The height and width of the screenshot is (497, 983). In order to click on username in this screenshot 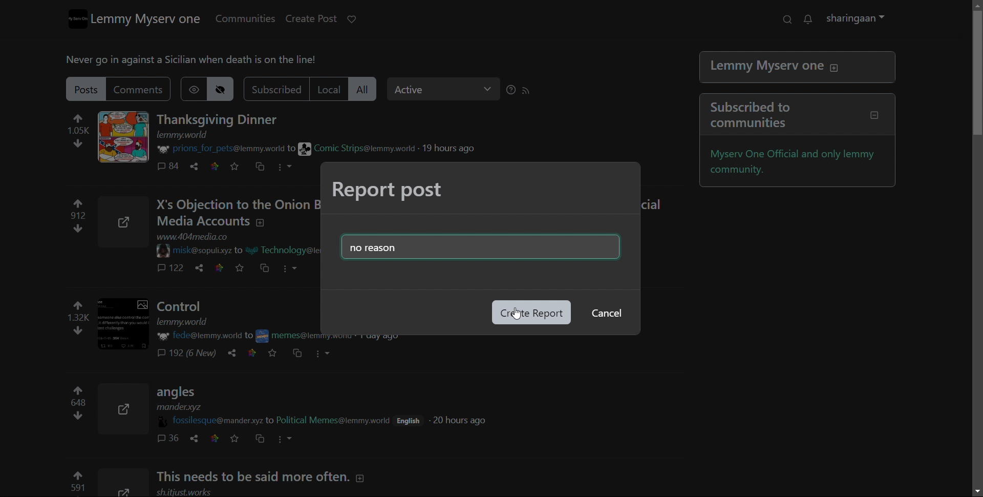, I will do `click(227, 150)`.